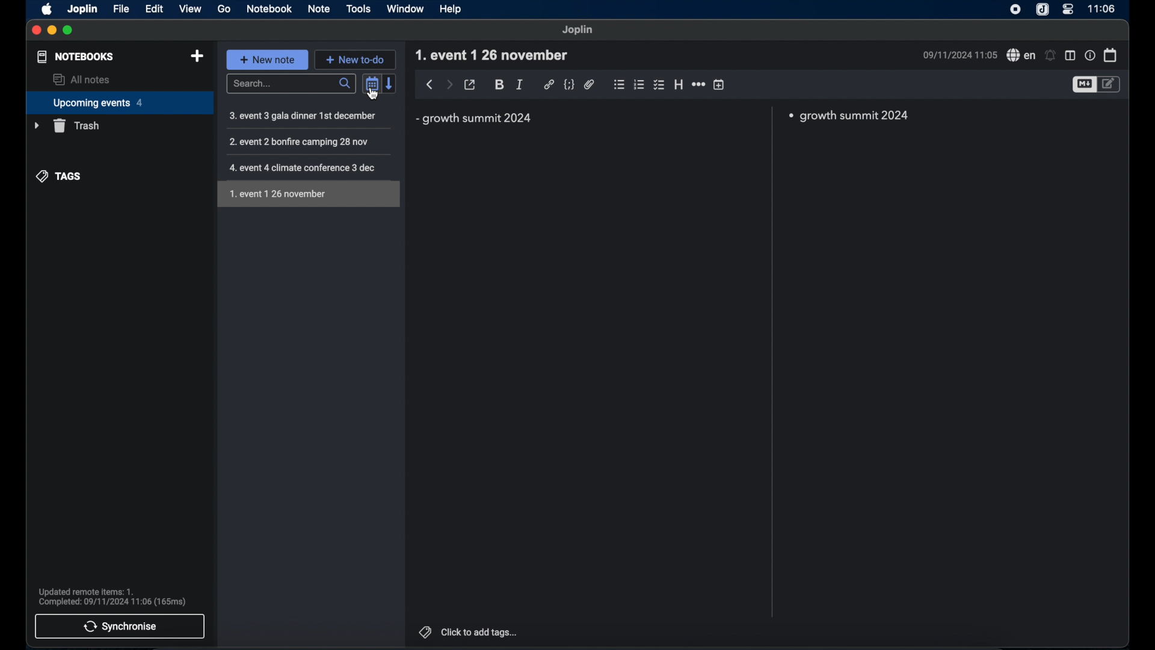 The image size is (1155, 650). I want to click on Cursor, so click(372, 94).